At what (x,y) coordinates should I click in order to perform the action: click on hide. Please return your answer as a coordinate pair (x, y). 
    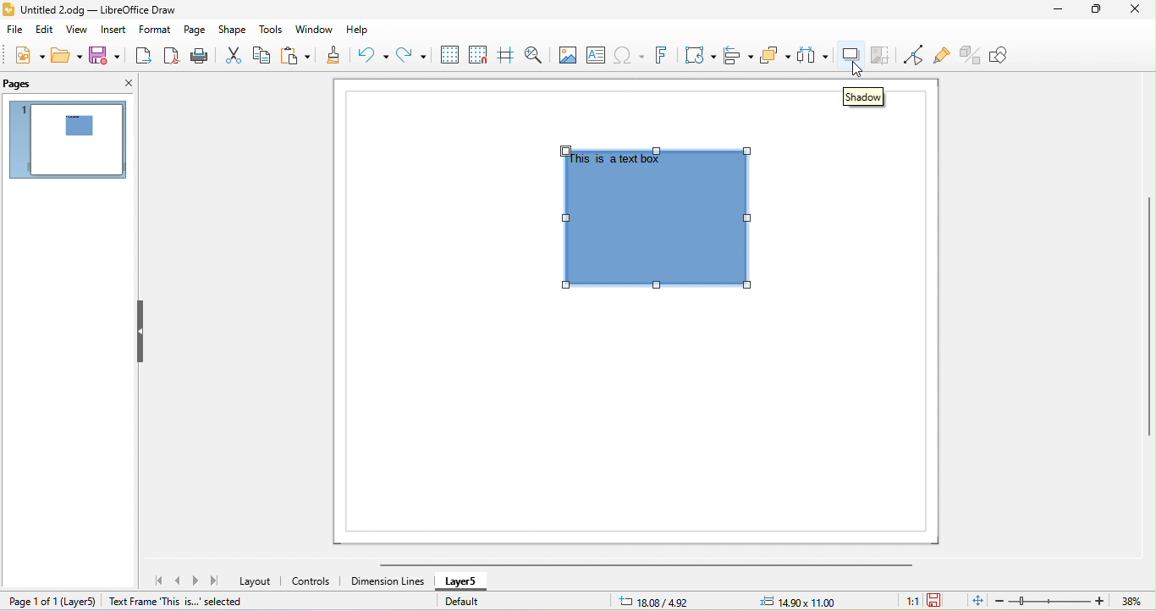
    Looking at the image, I should click on (140, 330).